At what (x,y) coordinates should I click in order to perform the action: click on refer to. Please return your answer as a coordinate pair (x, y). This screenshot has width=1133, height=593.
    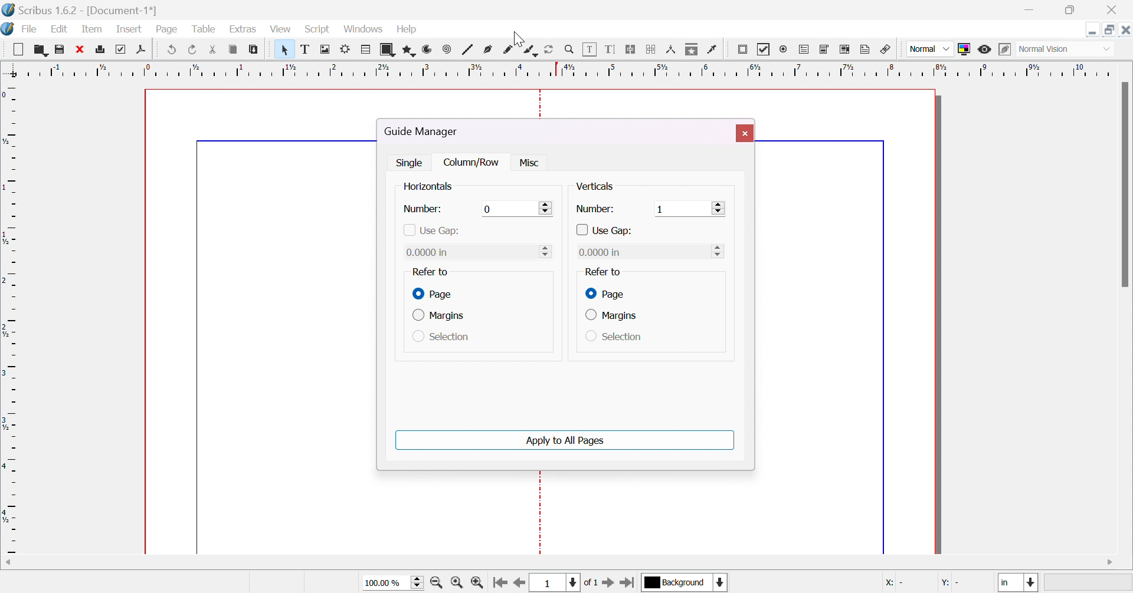
    Looking at the image, I should click on (429, 272).